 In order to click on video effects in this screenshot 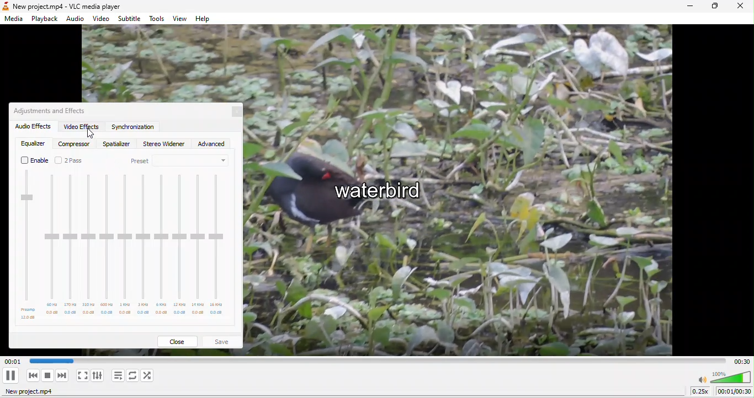, I will do `click(82, 126)`.